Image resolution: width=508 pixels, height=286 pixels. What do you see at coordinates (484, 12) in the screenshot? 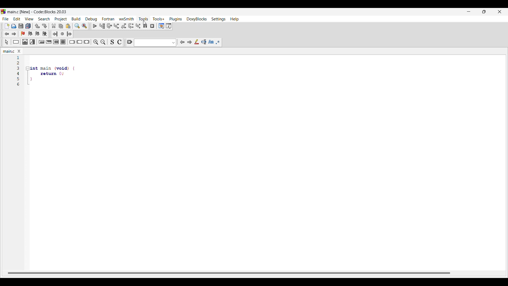
I see `Show interface in smaller tab` at bounding box center [484, 12].